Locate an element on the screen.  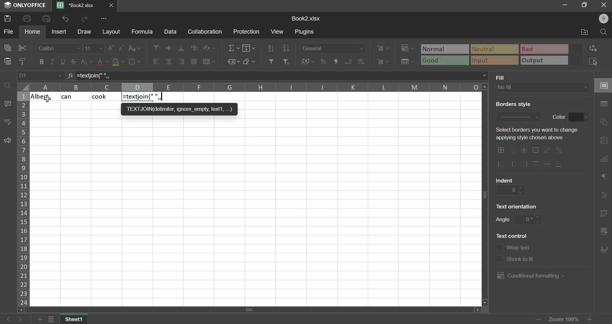
plugins is located at coordinates (305, 32).